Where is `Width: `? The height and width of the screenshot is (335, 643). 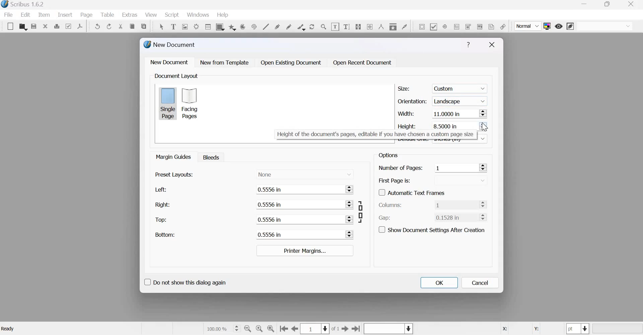 Width:  is located at coordinates (406, 113).